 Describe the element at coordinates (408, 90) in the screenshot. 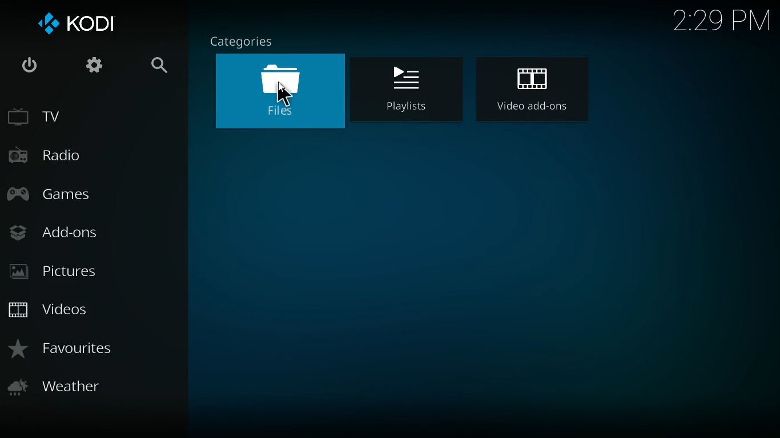

I see `playlist` at that location.